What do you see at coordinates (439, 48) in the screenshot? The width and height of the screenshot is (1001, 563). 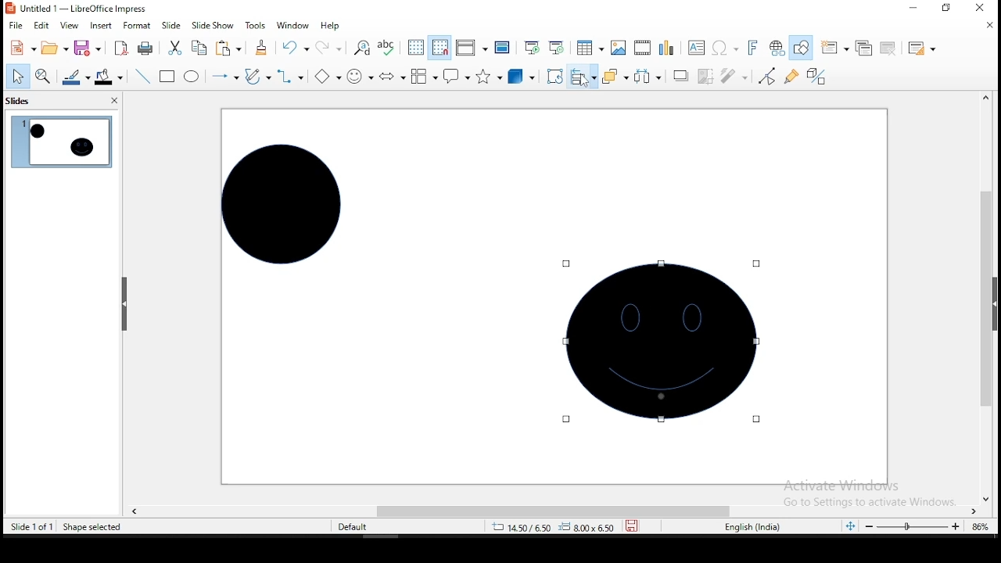 I see `snap to grid` at bounding box center [439, 48].